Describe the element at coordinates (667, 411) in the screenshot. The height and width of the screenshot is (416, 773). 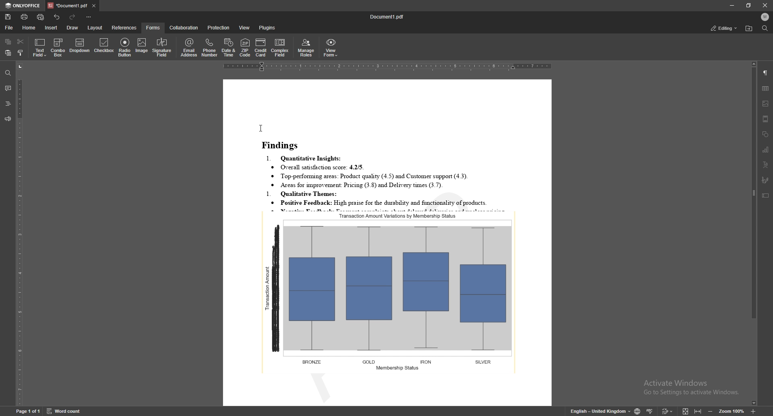
I see `track change` at that location.